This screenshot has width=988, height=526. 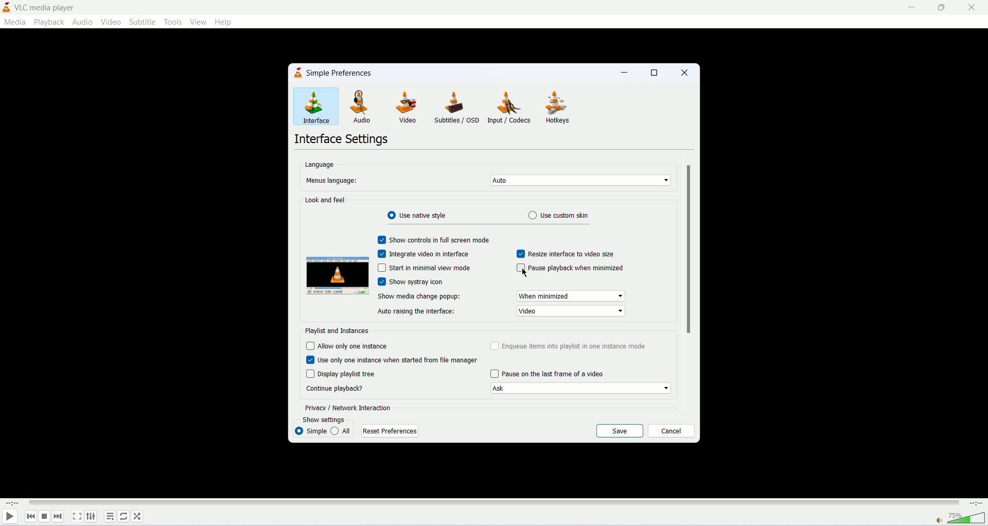 What do you see at coordinates (198, 22) in the screenshot?
I see `view` at bounding box center [198, 22].